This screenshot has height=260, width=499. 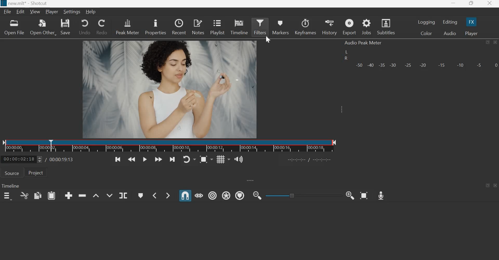 I want to click on Edit, so click(x=21, y=12).